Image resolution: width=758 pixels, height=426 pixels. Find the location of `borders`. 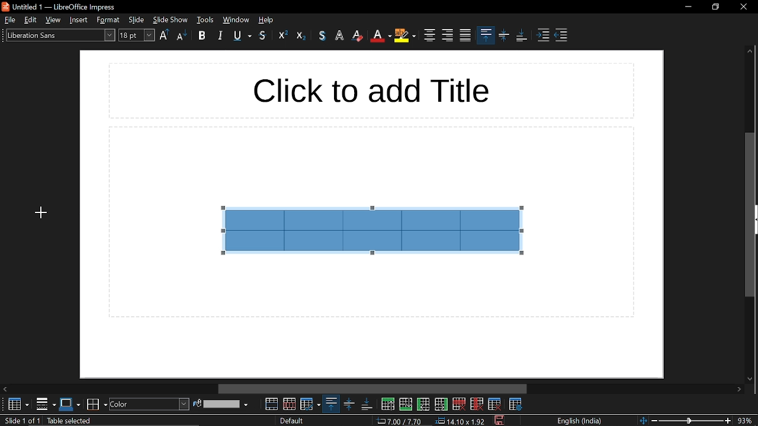

borders is located at coordinates (46, 404).